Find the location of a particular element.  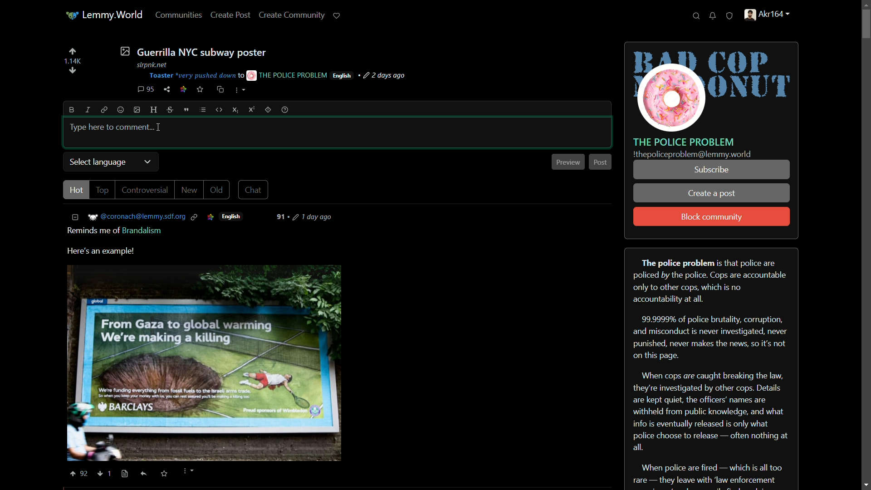

cross-post is located at coordinates (220, 89).